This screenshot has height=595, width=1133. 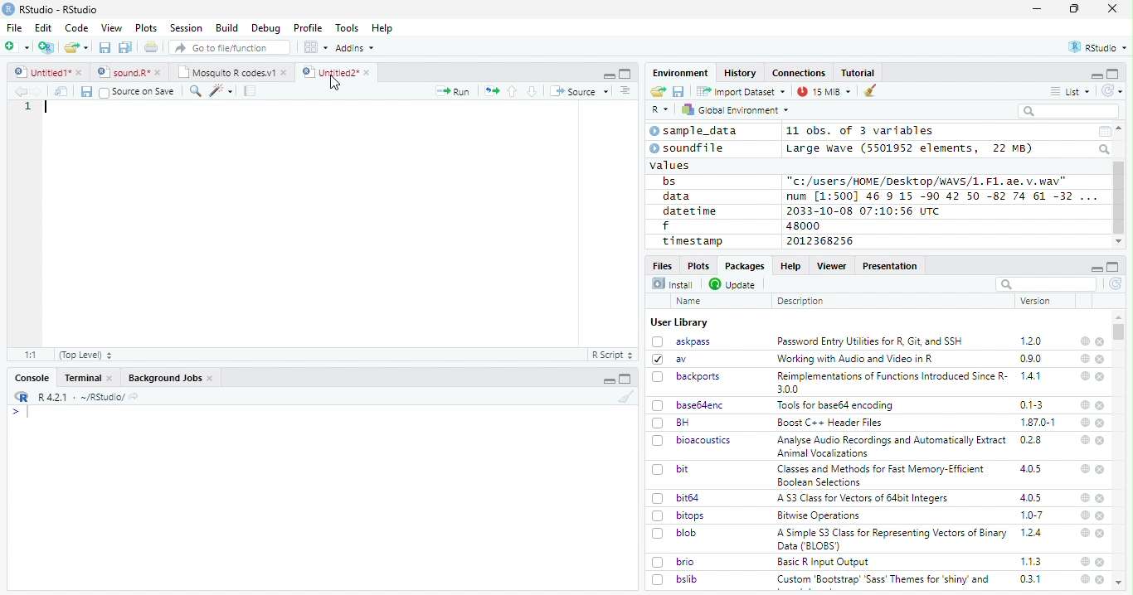 I want to click on Environment, so click(x=681, y=72).